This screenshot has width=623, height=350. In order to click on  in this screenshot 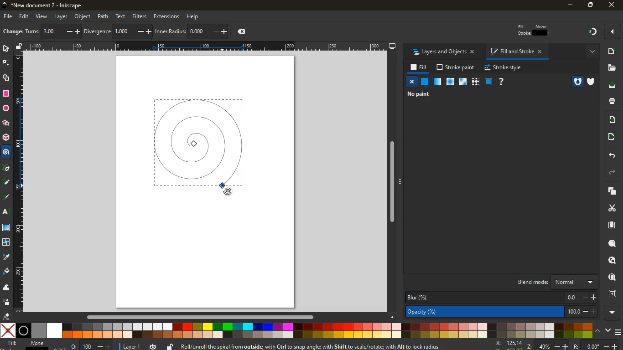, I will do `click(614, 314)`.